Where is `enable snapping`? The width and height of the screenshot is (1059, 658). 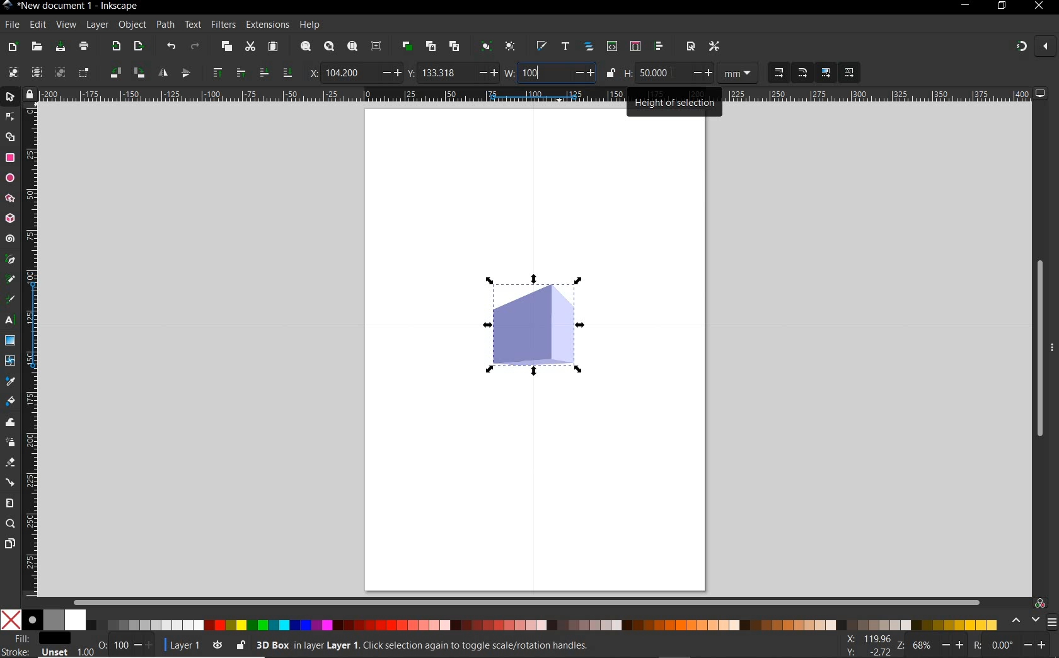
enable snapping is located at coordinates (1021, 47).